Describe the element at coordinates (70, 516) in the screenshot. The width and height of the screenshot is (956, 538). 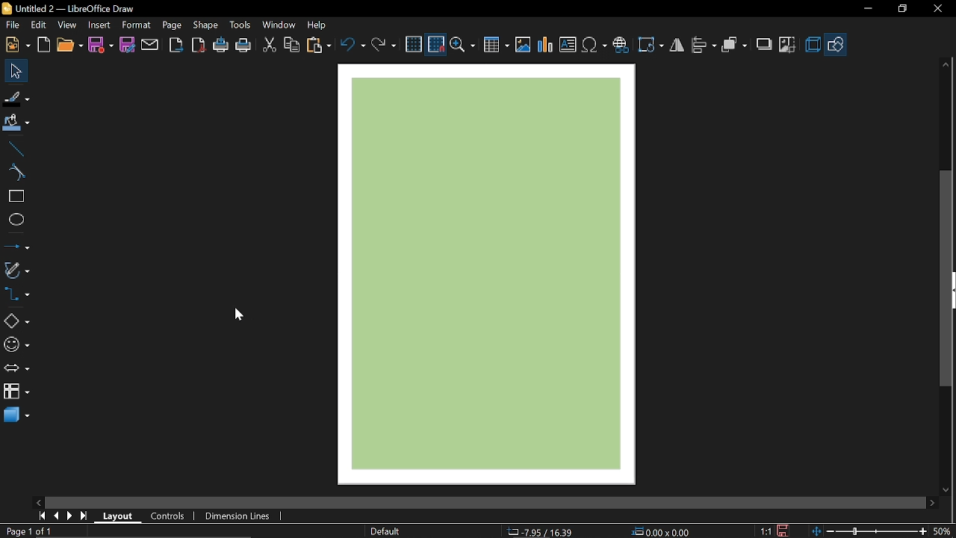
I see `Next page` at that location.